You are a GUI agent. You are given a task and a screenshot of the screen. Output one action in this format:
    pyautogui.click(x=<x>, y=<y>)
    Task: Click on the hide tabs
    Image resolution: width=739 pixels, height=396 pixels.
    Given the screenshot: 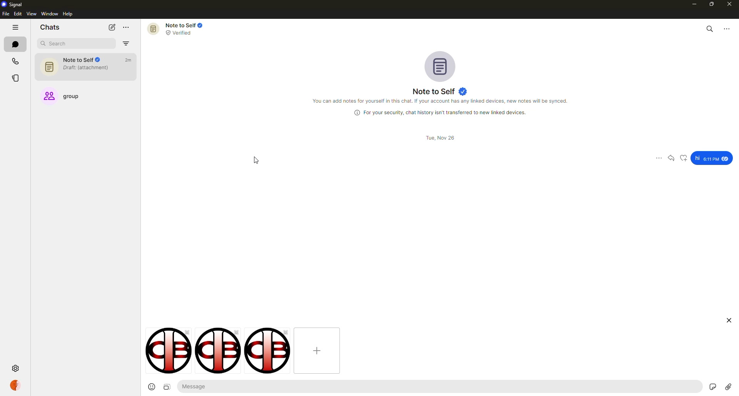 What is the action you would take?
    pyautogui.click(x=16, y=28)
    